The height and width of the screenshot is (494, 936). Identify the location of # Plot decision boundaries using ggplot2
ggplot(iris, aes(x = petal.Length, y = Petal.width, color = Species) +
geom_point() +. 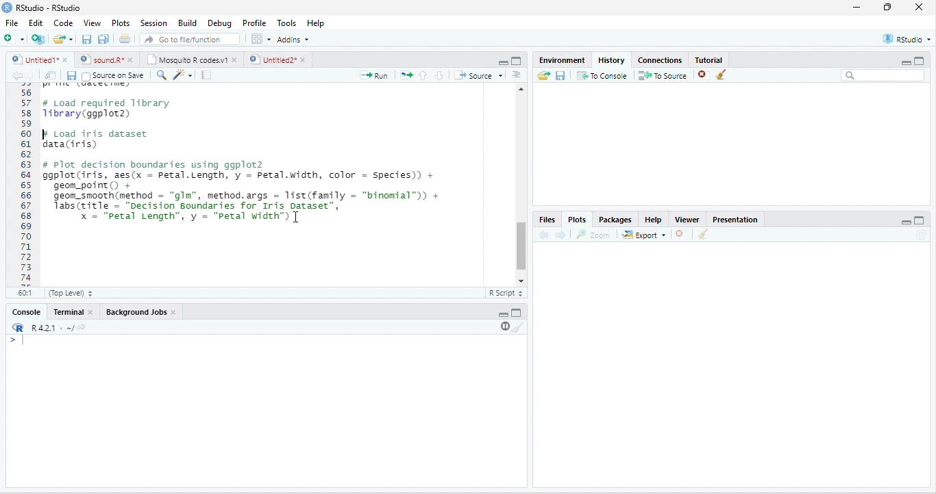
(239, 174).